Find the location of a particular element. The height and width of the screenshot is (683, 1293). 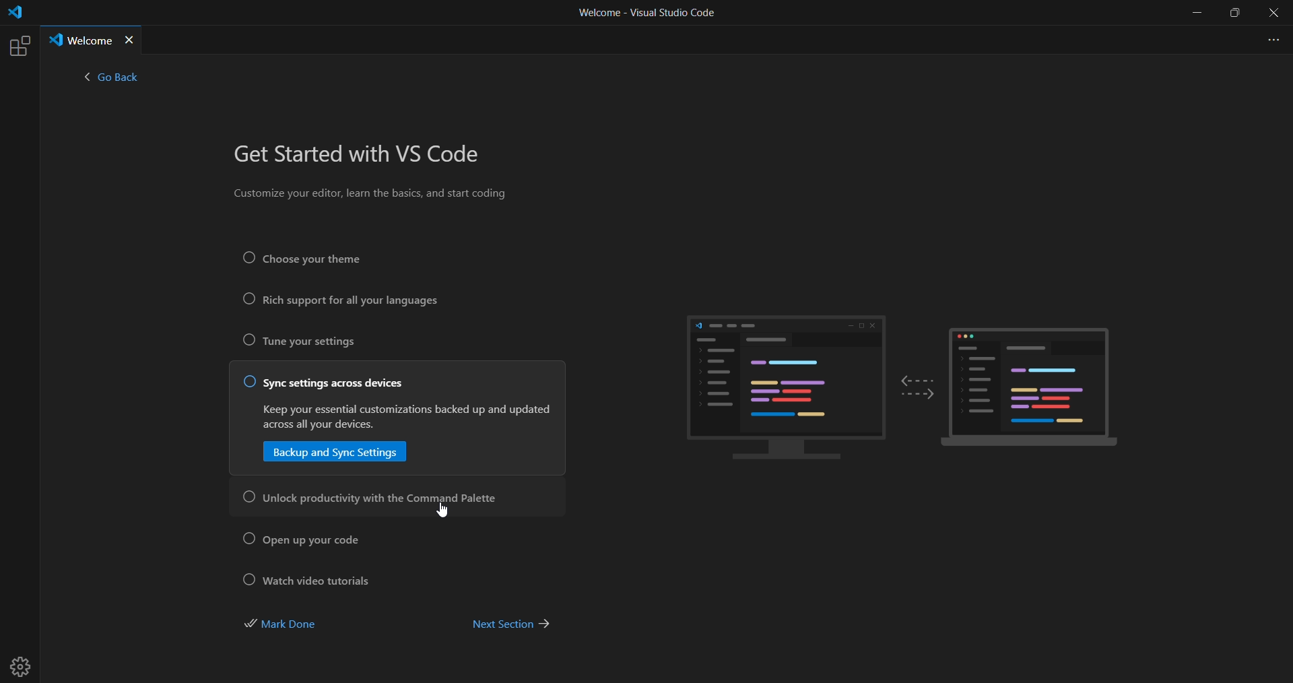

minimize is located at coordinates (1195, 13).